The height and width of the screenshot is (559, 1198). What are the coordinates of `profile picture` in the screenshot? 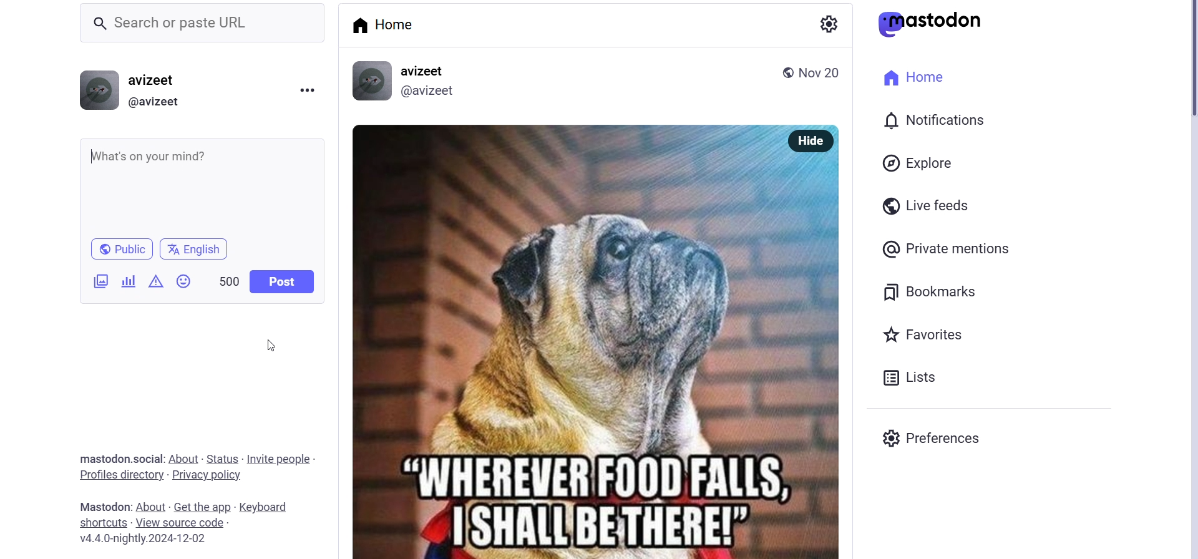 It's located at (370, 80).